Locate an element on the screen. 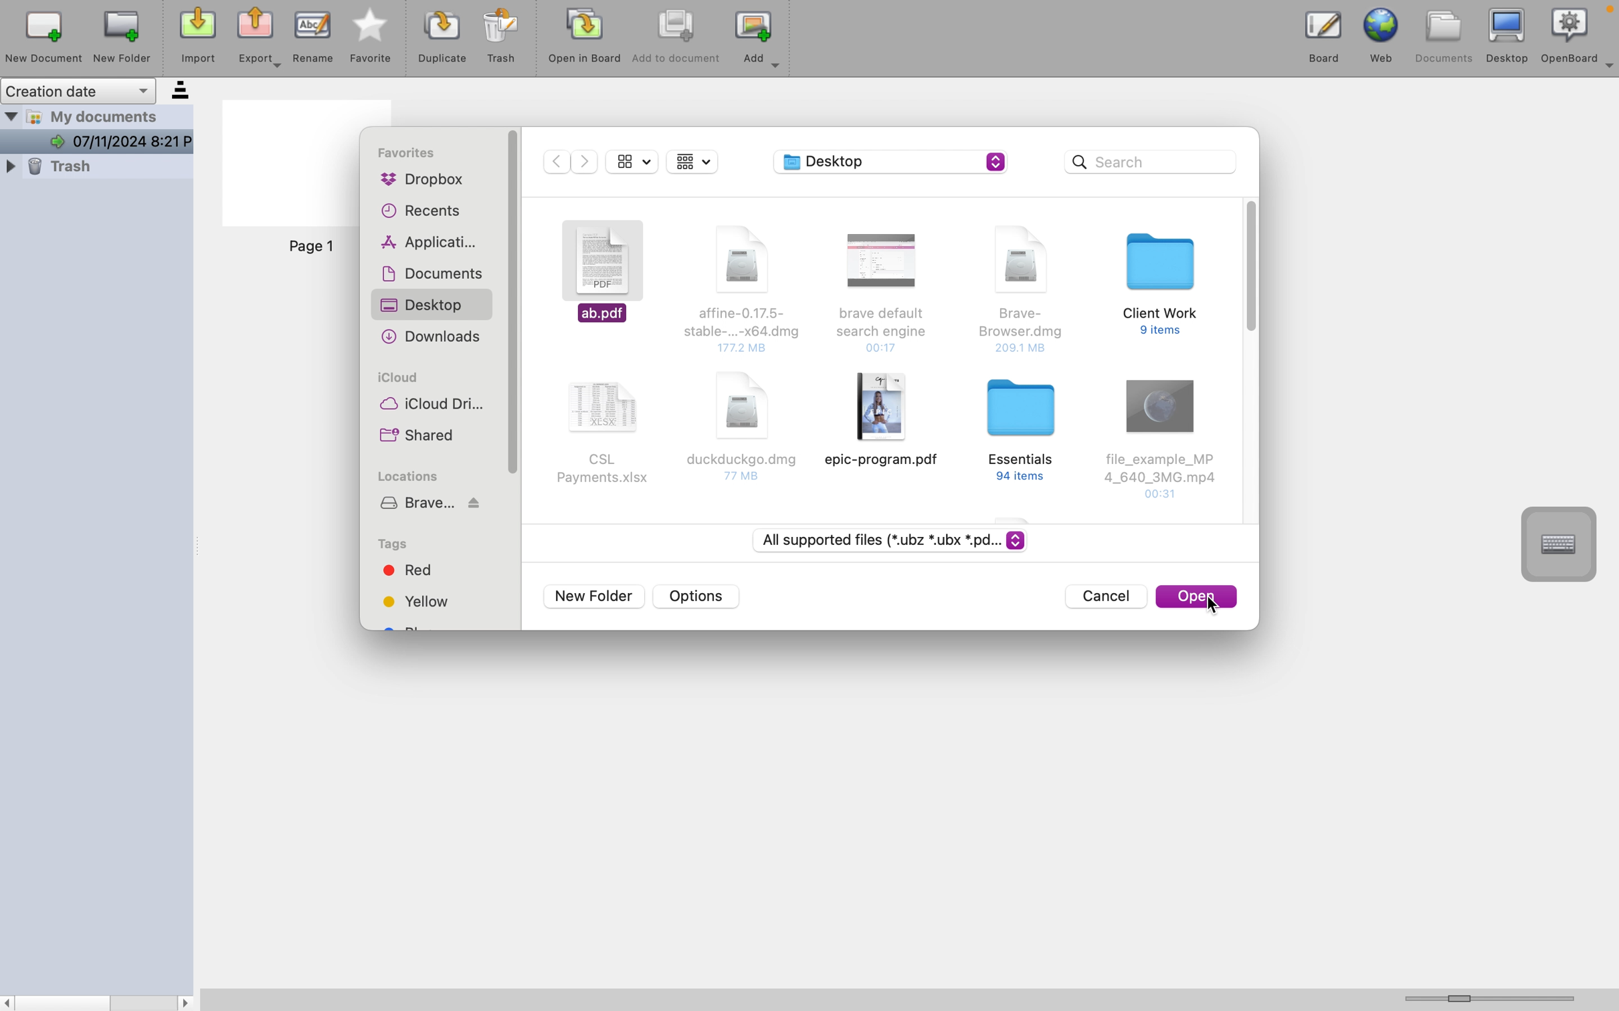  new folder is located at coordinates (597, 596).